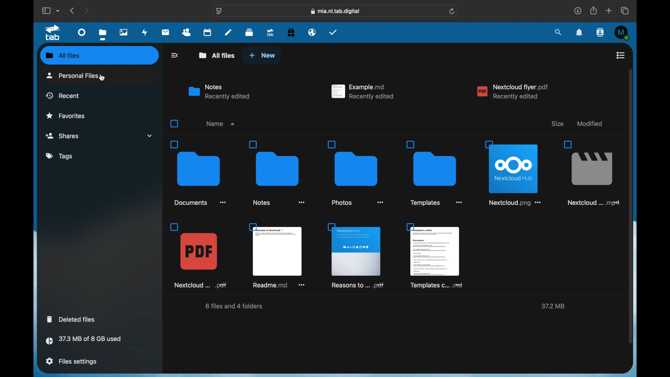 The image size is (670, 377). I want to click on nextcloud, so click(513, 92).